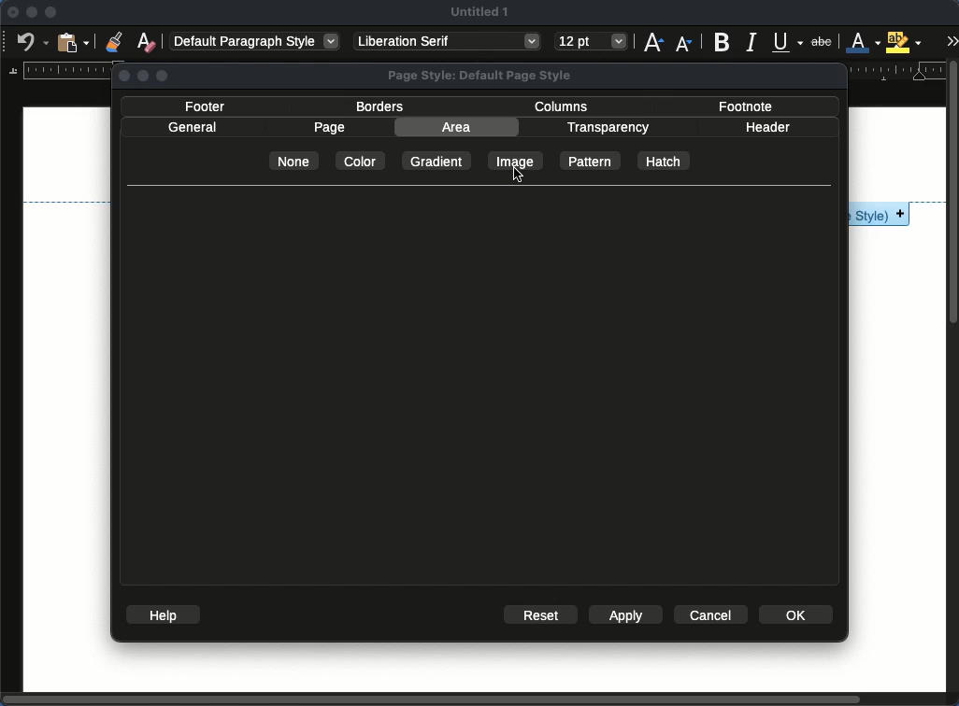 The width and height of the screenshot is (959, 706). What do you see at coordinates (654, 42) in the screenshot?
I see `increase` at bounding box center [654, 42].